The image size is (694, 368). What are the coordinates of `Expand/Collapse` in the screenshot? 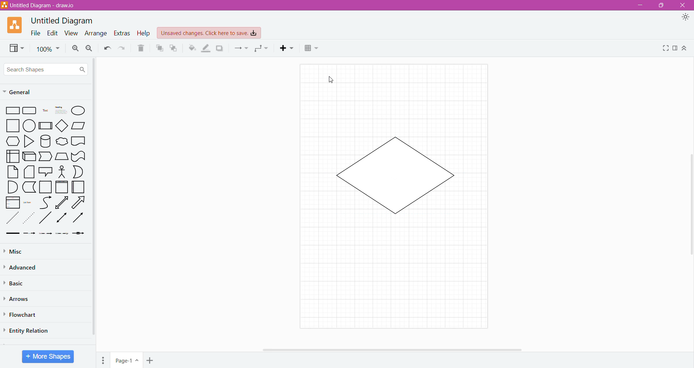 It's located at (685, 49).